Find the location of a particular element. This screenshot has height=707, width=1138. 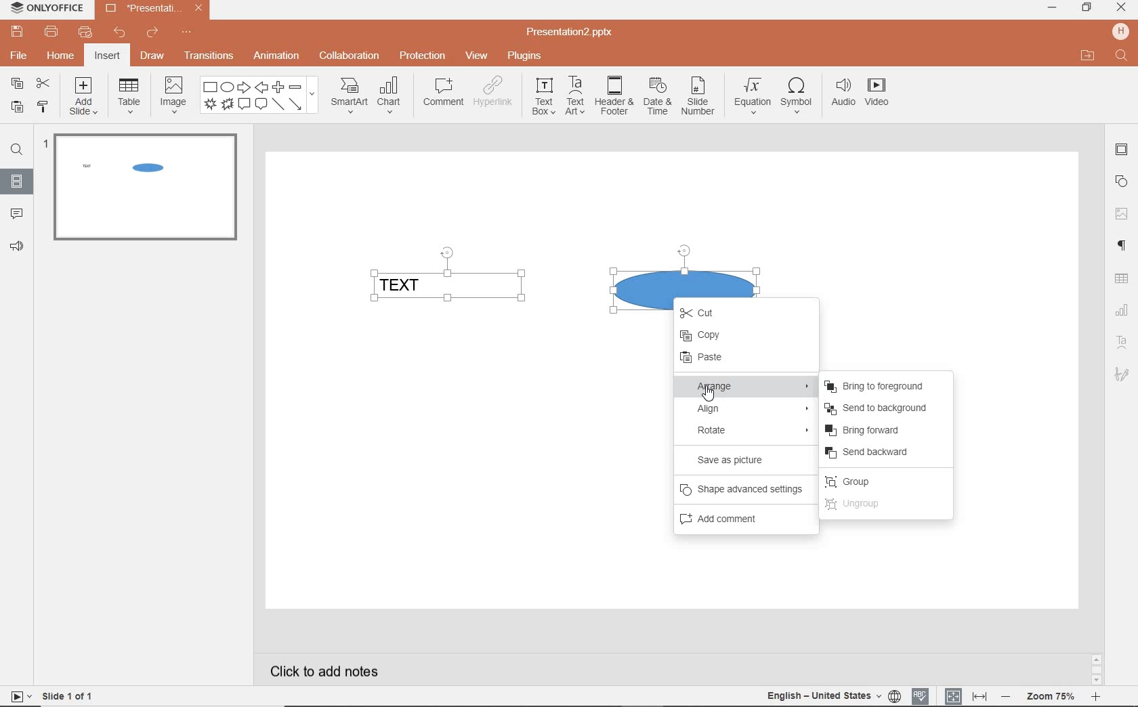

GROUP is located at coordinates (882, 483).